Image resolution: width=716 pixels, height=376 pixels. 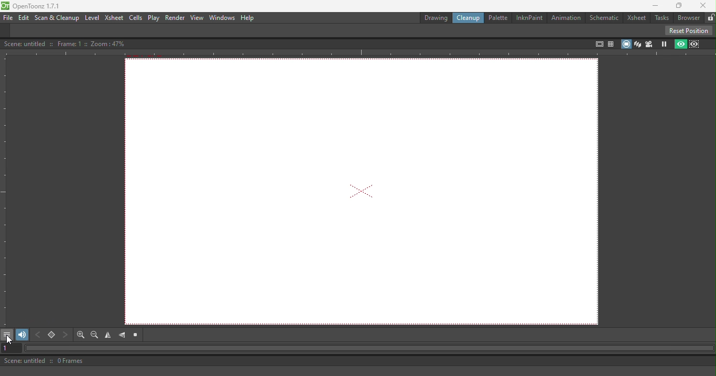 What do you see at coordinates (8, 335) in the screenshot?
I see `More options` at bounding box center [8, 335].